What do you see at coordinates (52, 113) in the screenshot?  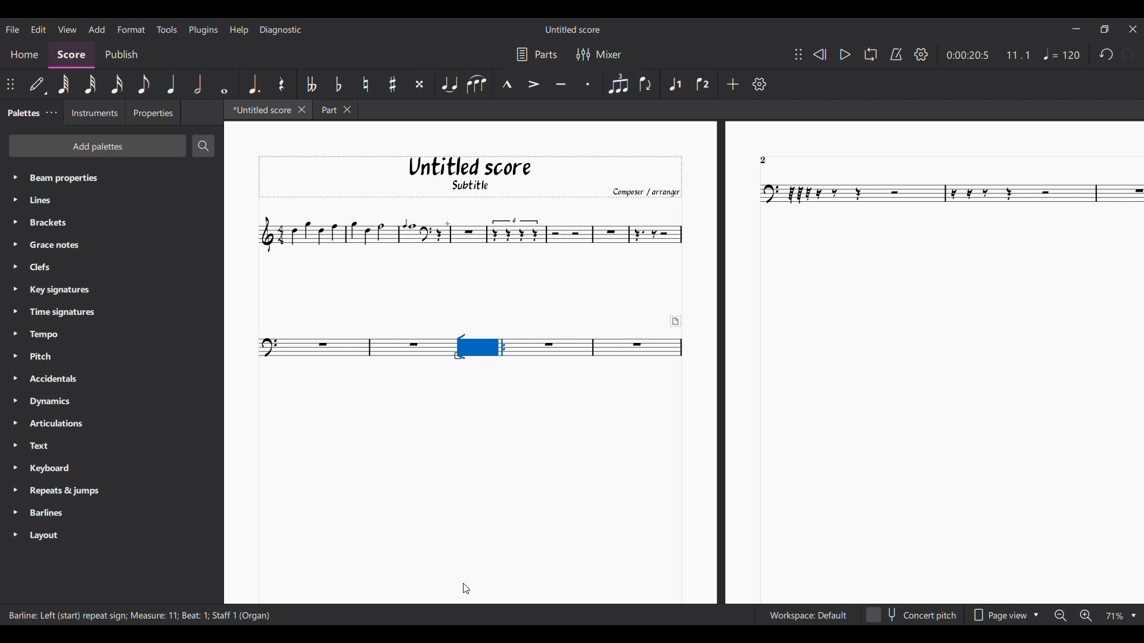 I see `Palette settings` at bounding box center [52, 113].